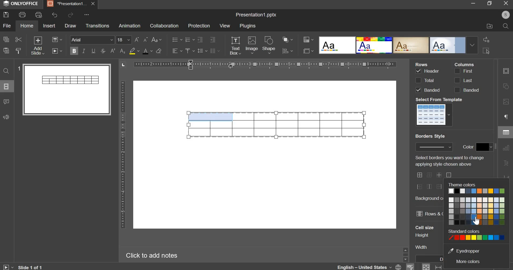 The height and width of the screenshot is (270, 513). Describe the element at coordinates (55, 15) in the screenshot. I see `undo` at that location.